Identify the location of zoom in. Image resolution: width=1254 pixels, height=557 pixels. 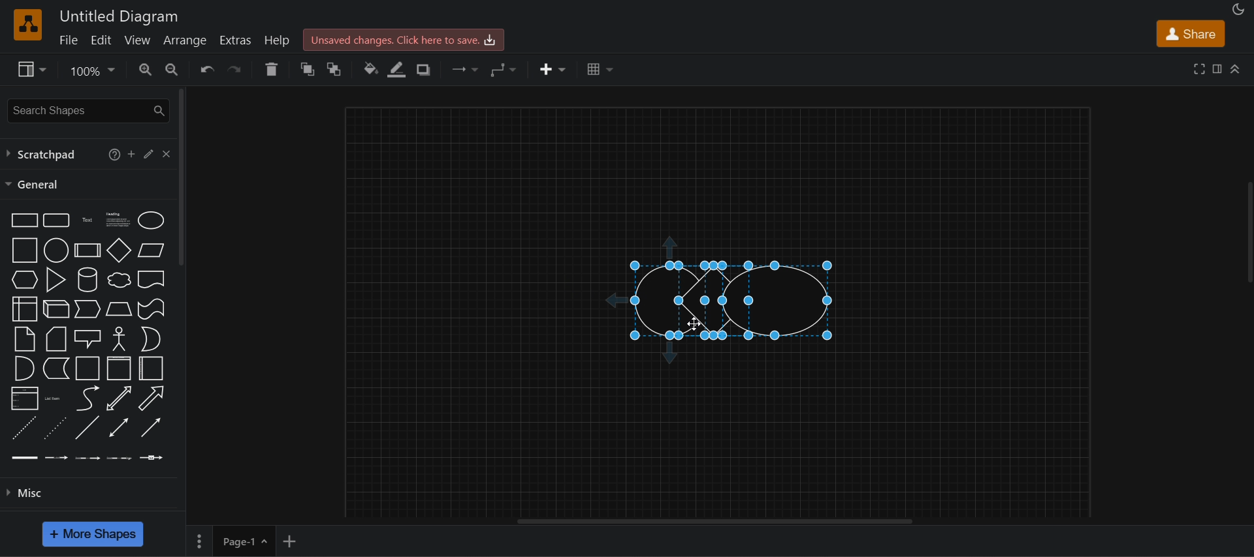
(146, 69).